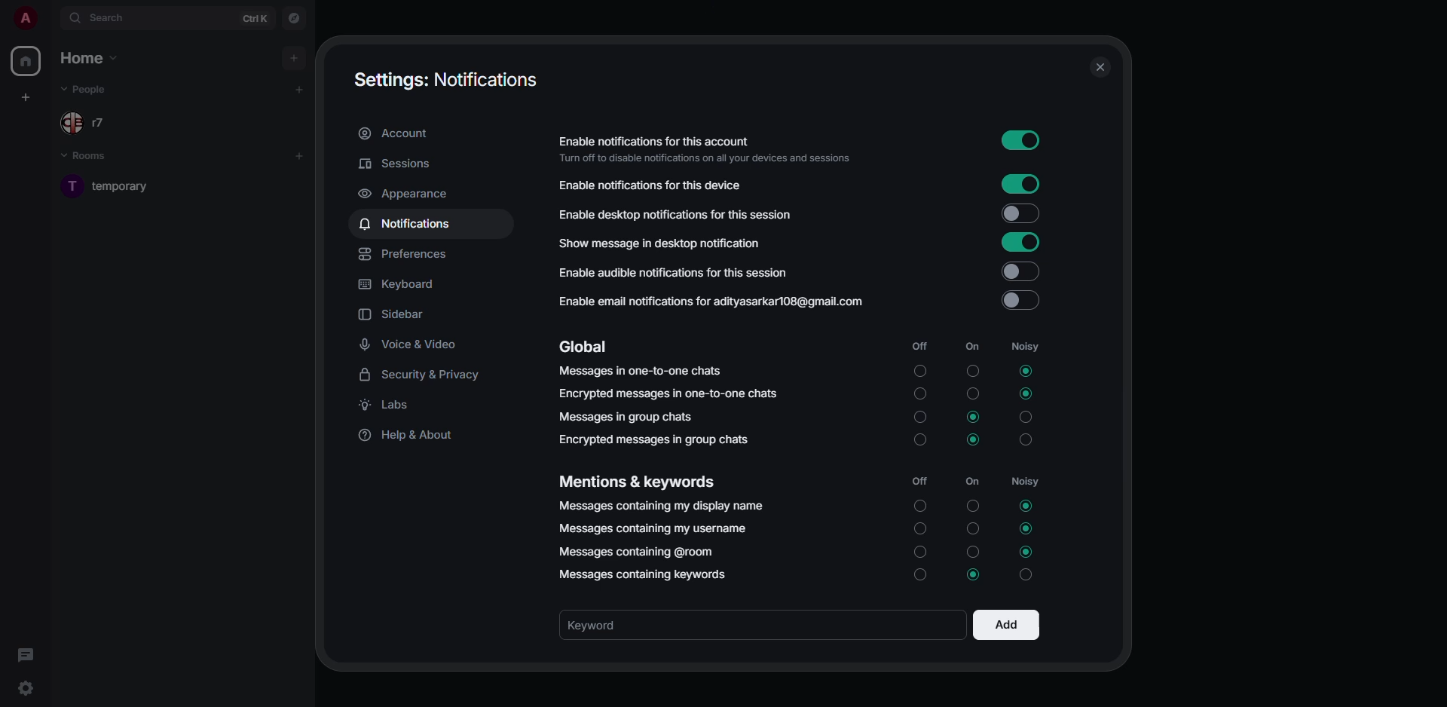 Image resolution: width=1447 pixels, height=707 pixels. Describe the element at coordinates (1019, 213) in the screenshot. I see `click to disable/enable` at that location.